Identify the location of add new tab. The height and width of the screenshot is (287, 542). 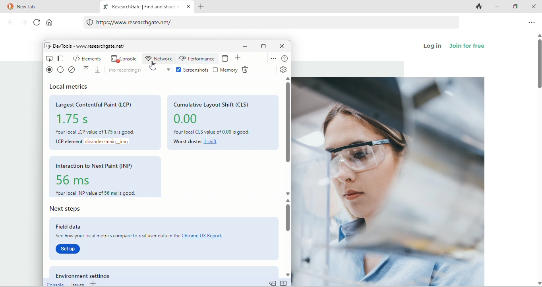
(205, 7).